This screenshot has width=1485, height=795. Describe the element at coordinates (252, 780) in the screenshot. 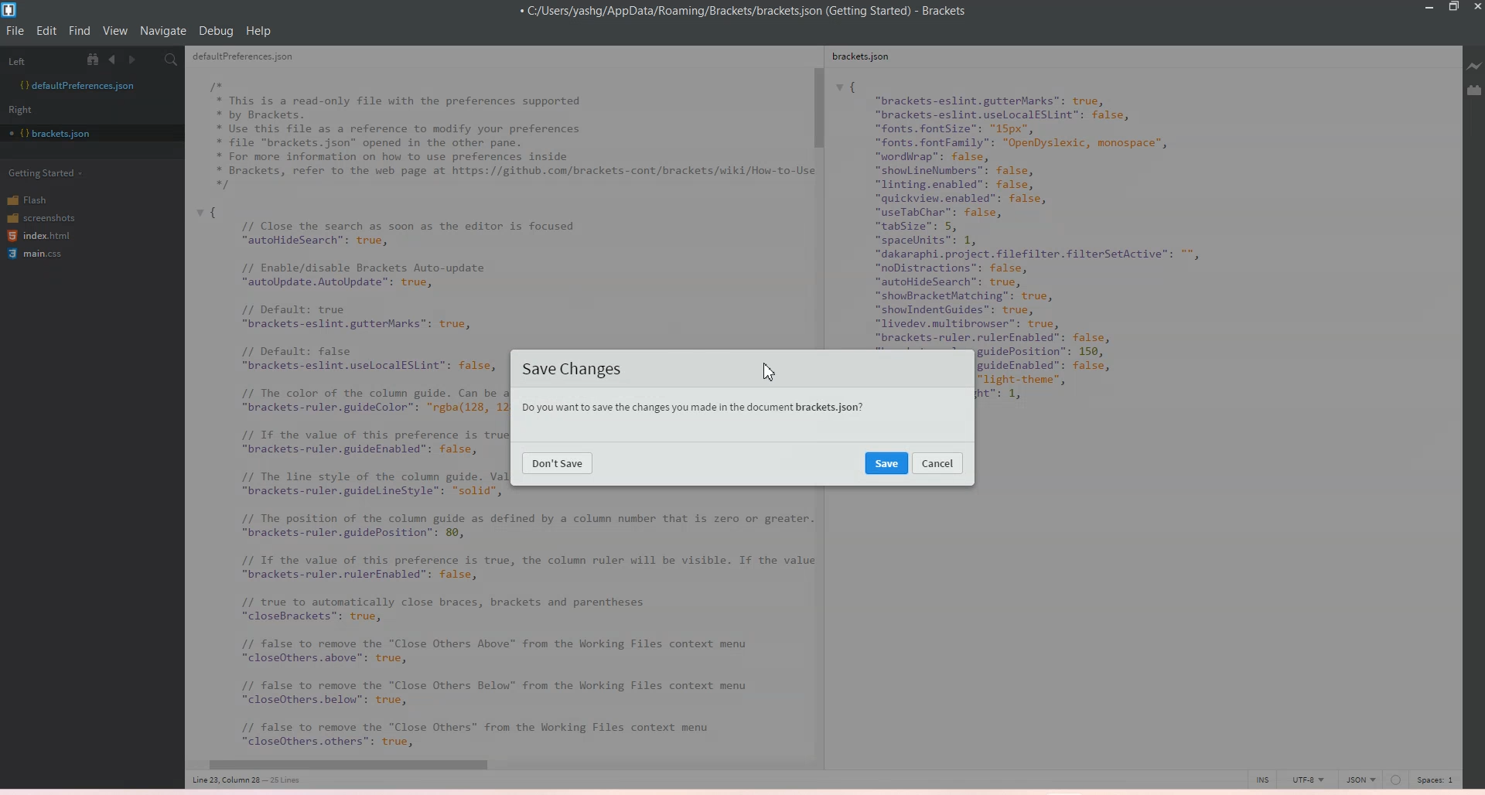

I see `Line 23, Column 27 - 25 Lines` at that location.